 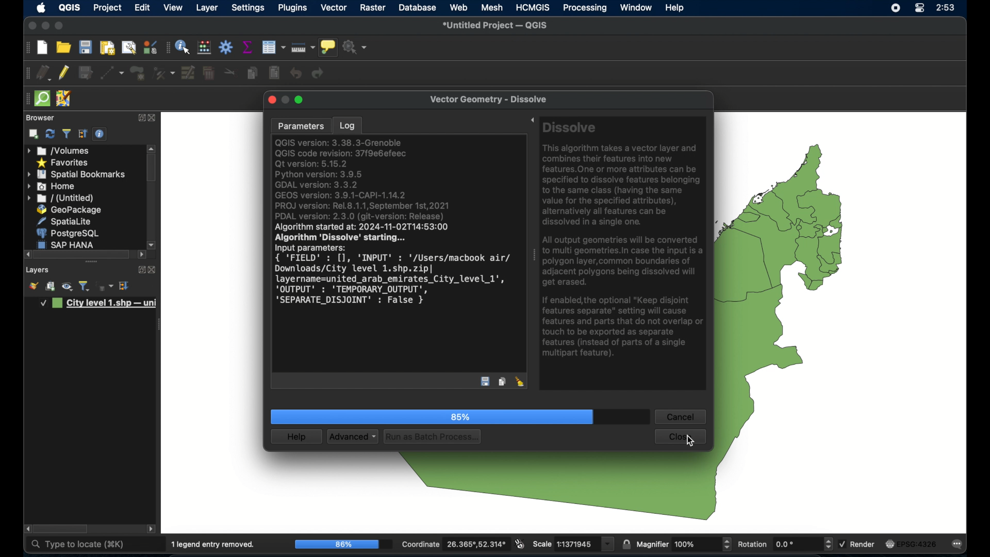 I want to click on scale, so click(x=573, y=544).